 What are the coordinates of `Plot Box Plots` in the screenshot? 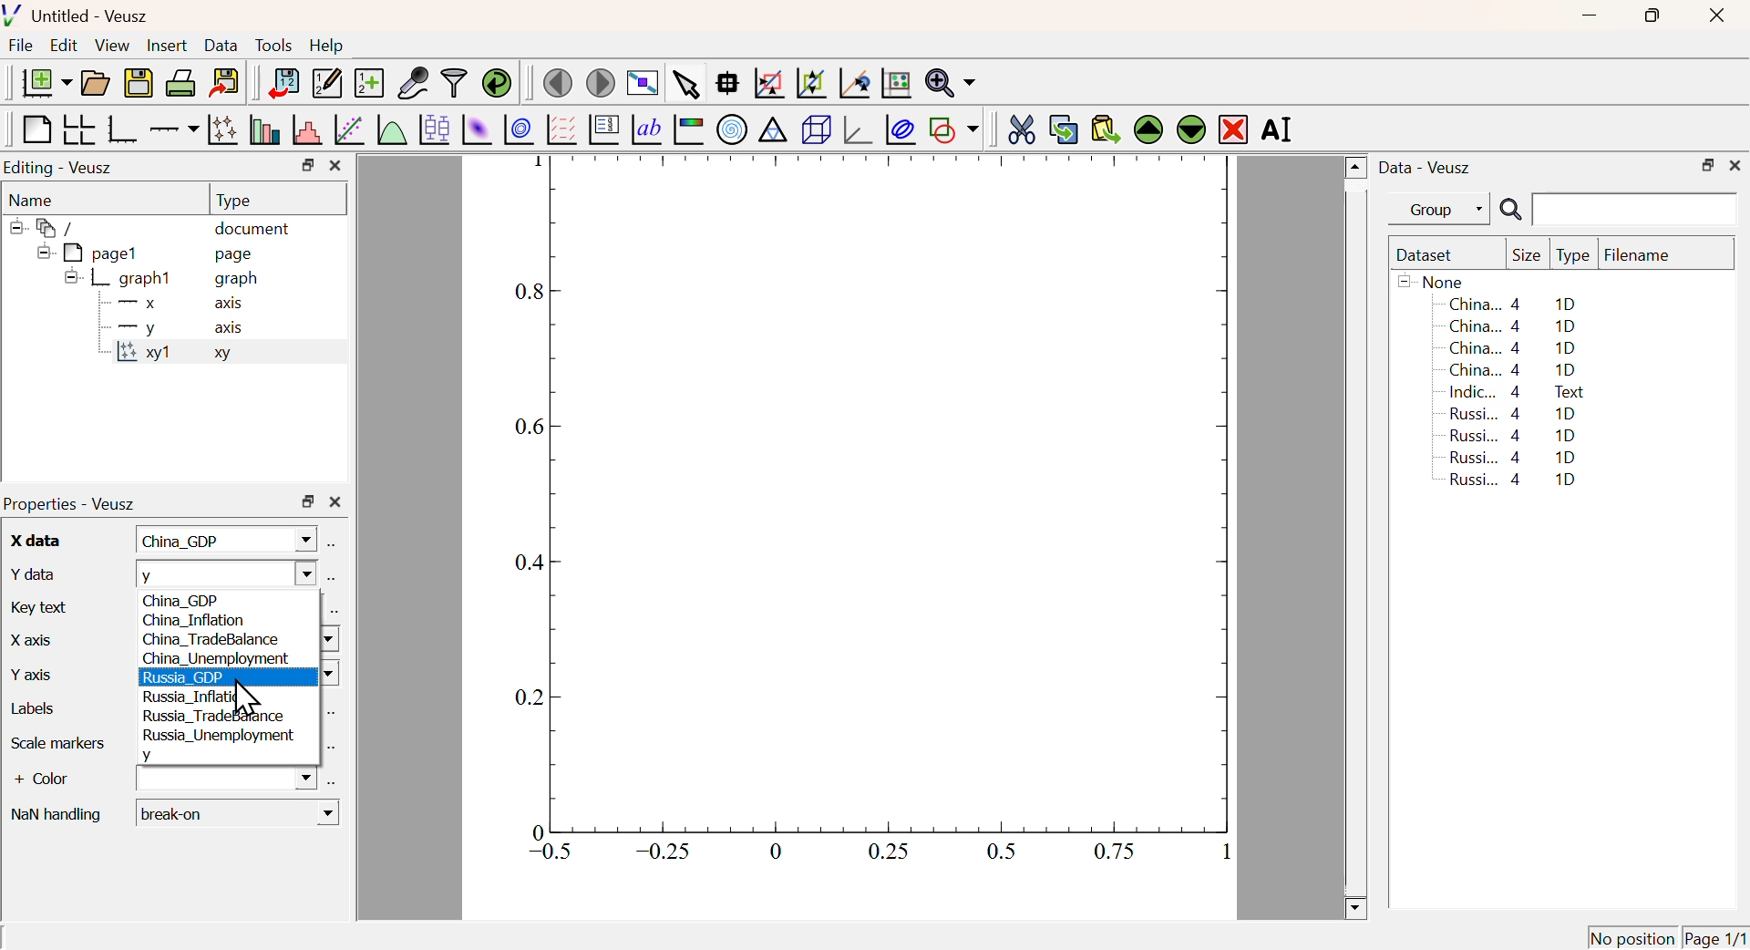 It's located at (433, 129).